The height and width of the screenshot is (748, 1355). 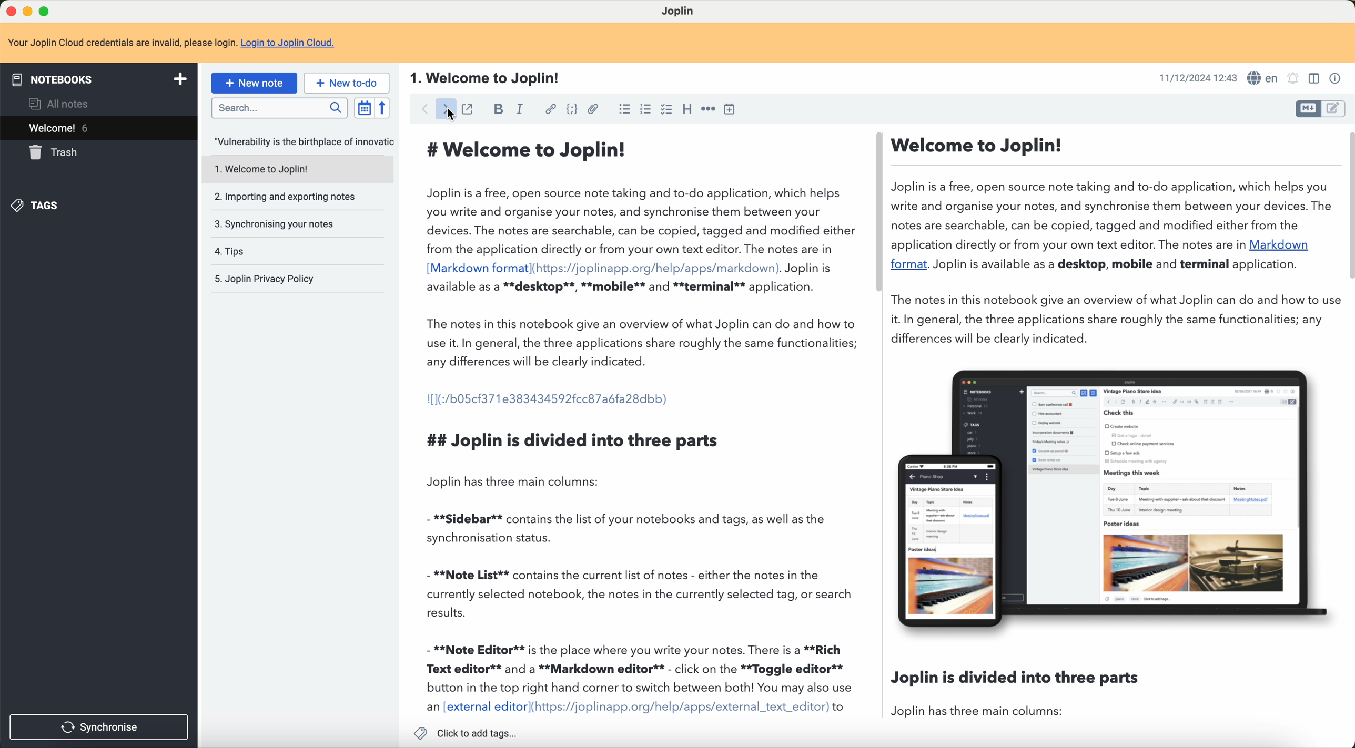 What do you see at coordinates (427, 708) in the screenshot?
I see `an` at bounding box center [427, 708].